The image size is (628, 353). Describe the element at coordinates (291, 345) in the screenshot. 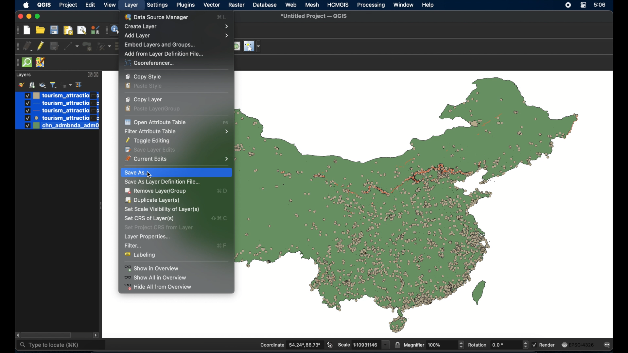

I see `coordinate` at that location.